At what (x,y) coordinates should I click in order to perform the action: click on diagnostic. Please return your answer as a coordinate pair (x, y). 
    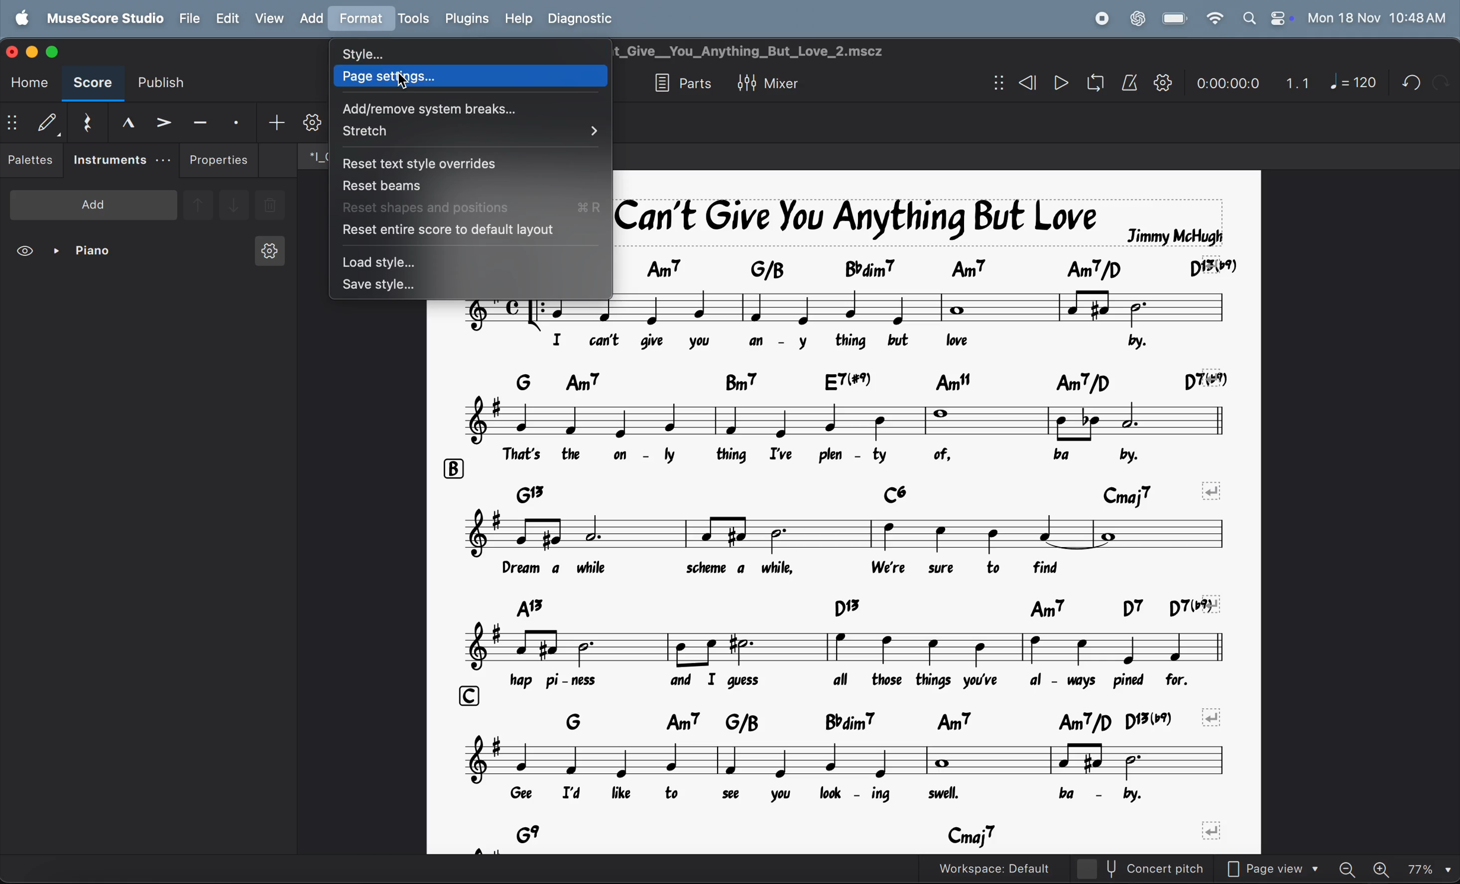
    Looking at the image, I should click on (587, 18).